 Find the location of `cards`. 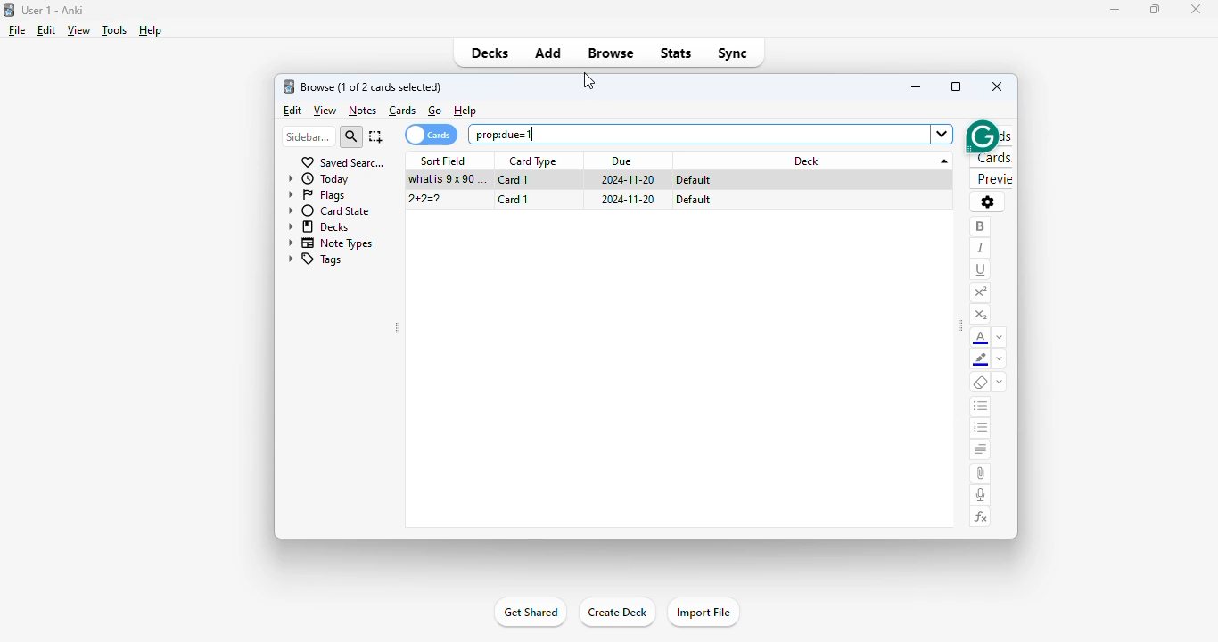

cards is located at coordinates (430, 135).